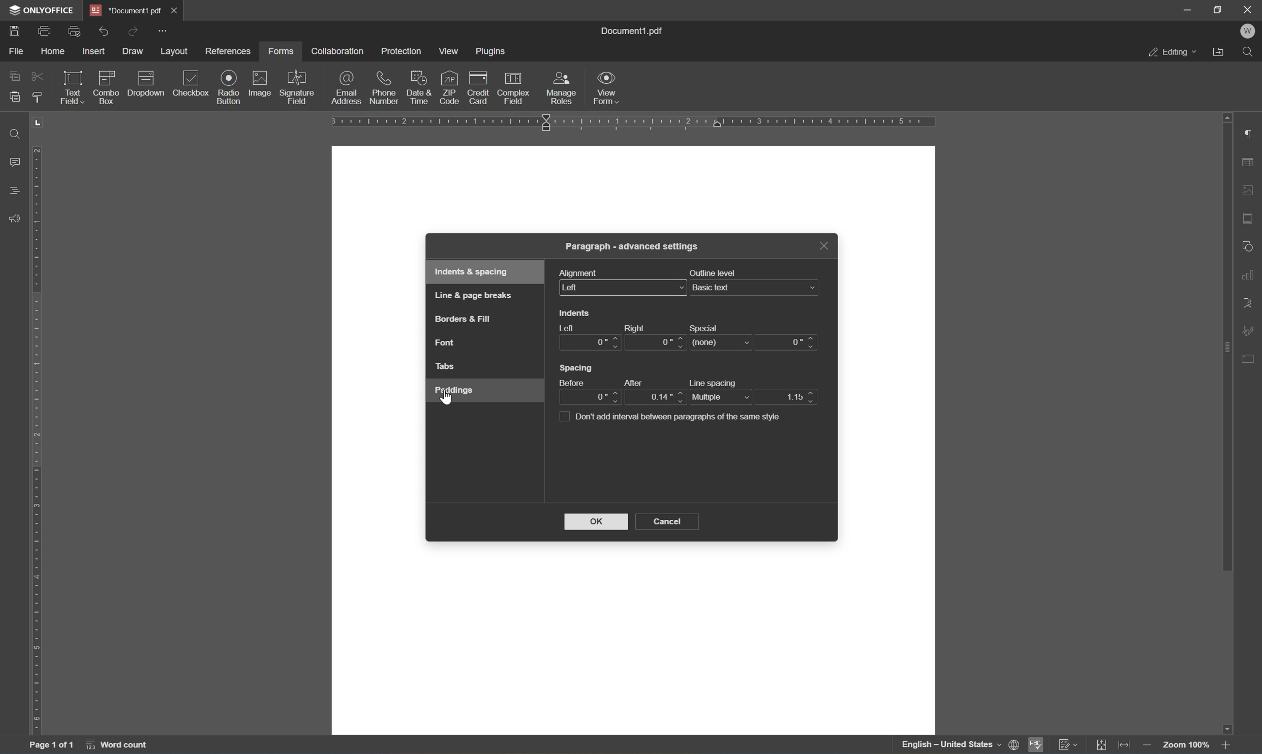 Image resolution: width=1262 pixels, height=754 pixels. What do you see at coordinates (230, 87) in the screenshot?
I see `radio button` at bounding box center [230, 87].